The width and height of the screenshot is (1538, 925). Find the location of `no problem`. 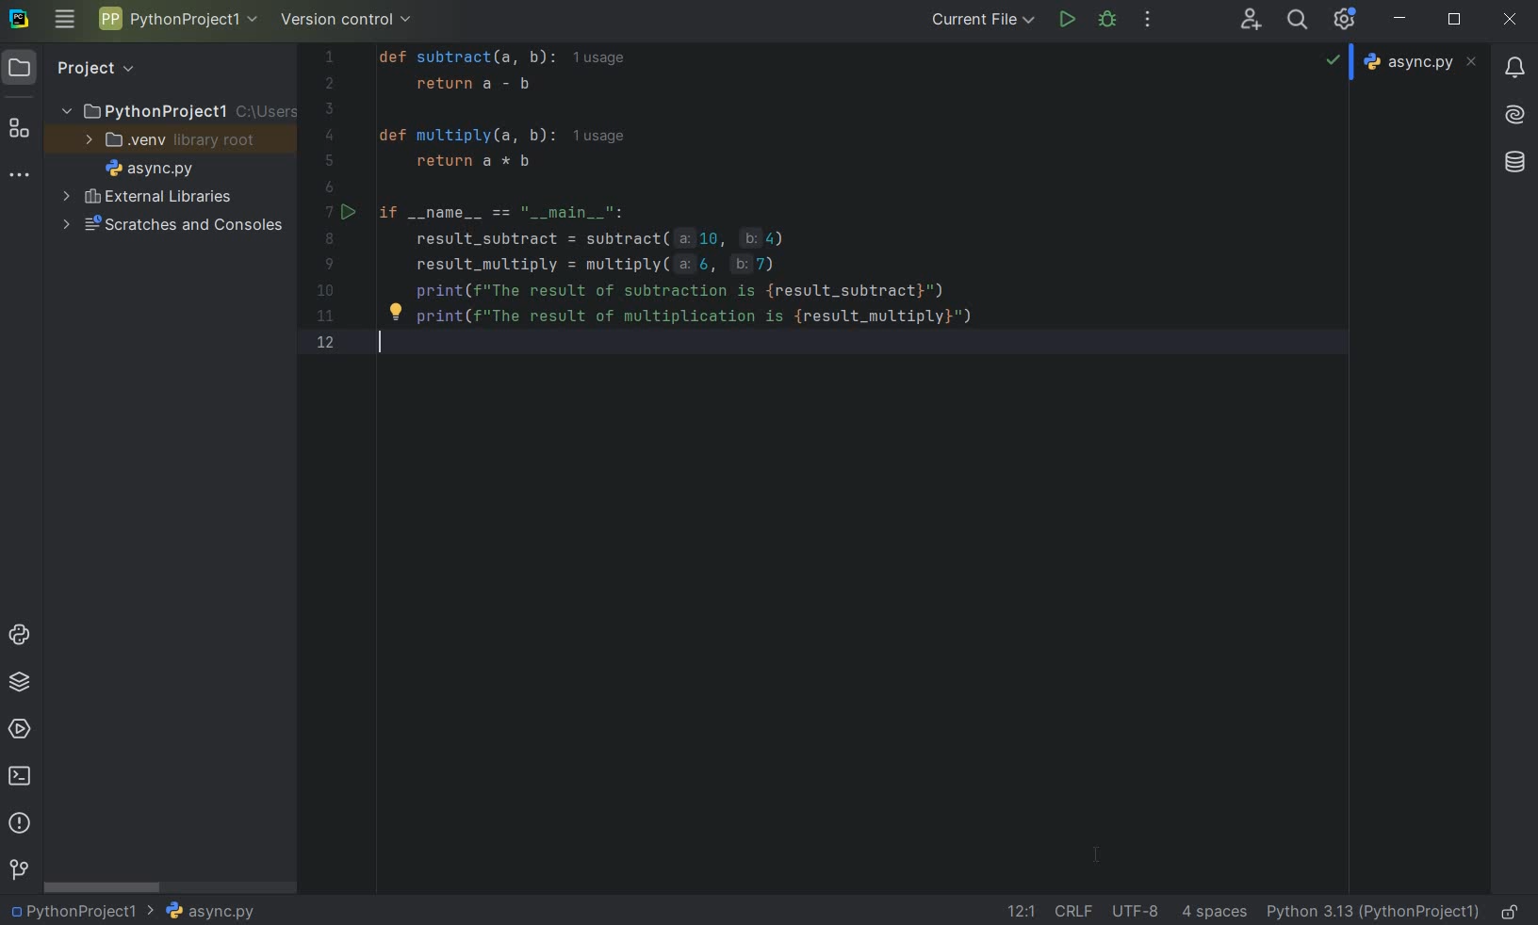

no problem is located at coordinates (1333, 58).